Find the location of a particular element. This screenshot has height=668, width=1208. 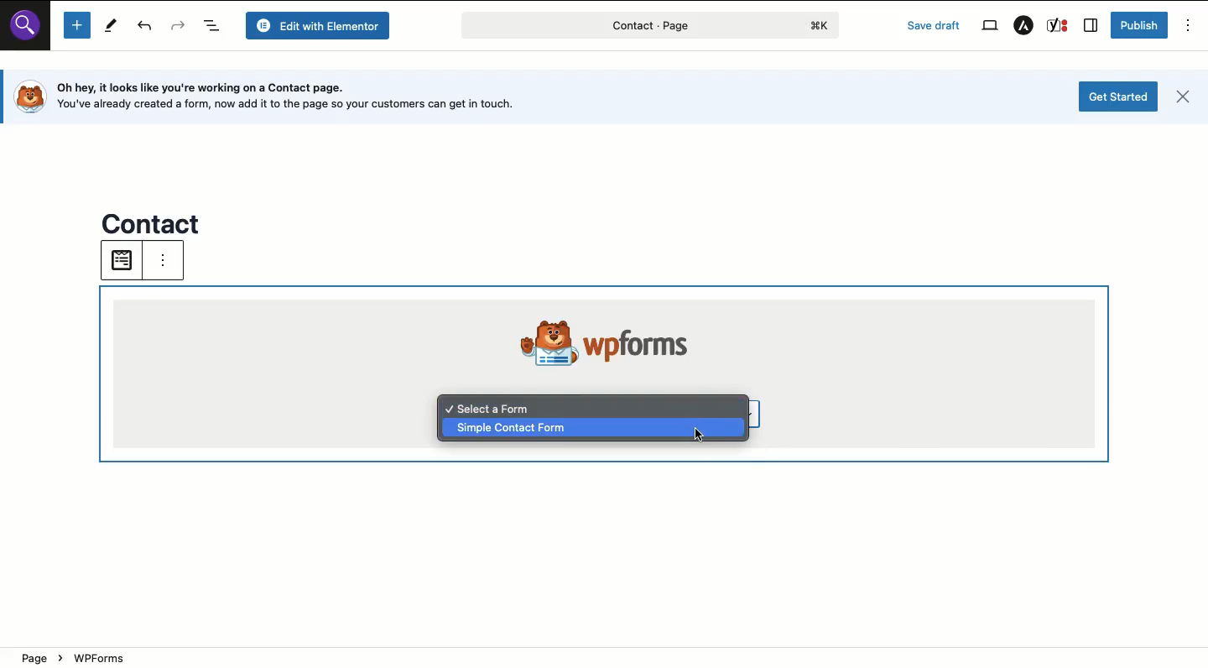

Edit with elementor is located at coordinates (320, 25).